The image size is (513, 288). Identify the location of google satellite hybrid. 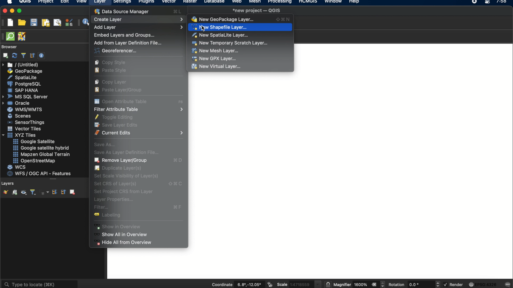
(42, 148).